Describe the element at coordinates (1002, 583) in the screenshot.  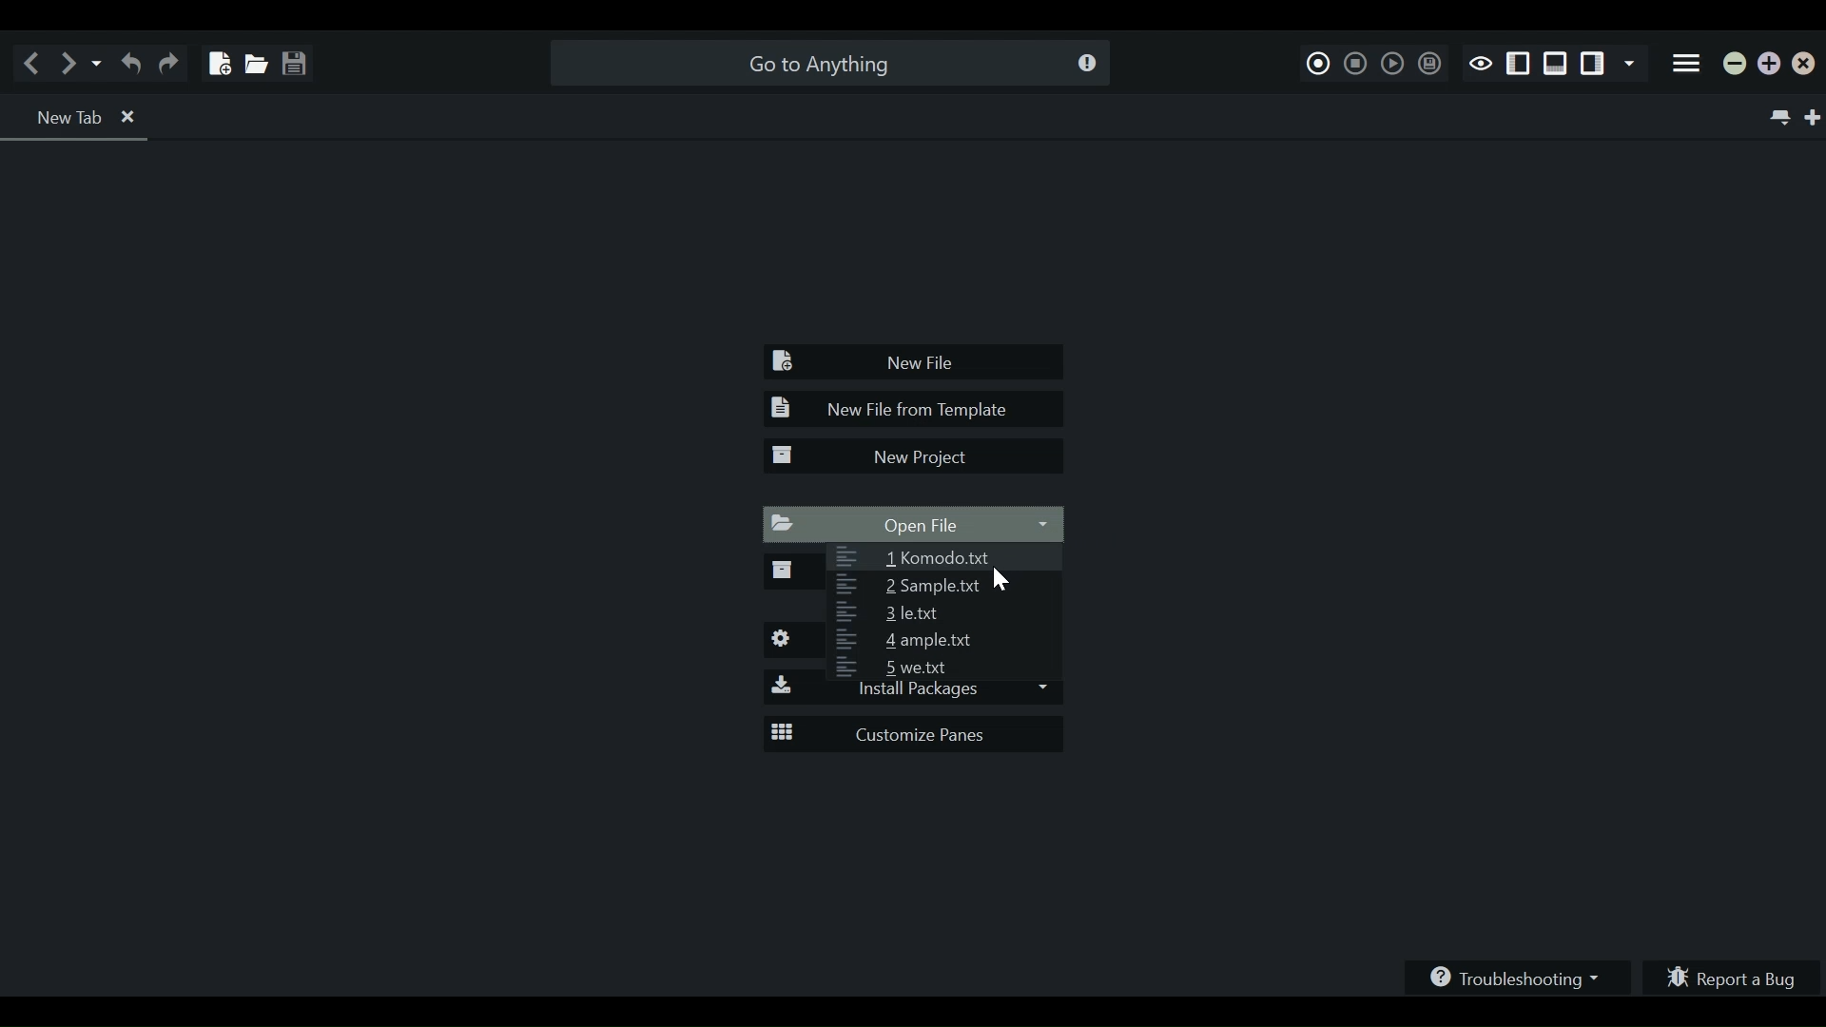
I see `Cursor` at that location.